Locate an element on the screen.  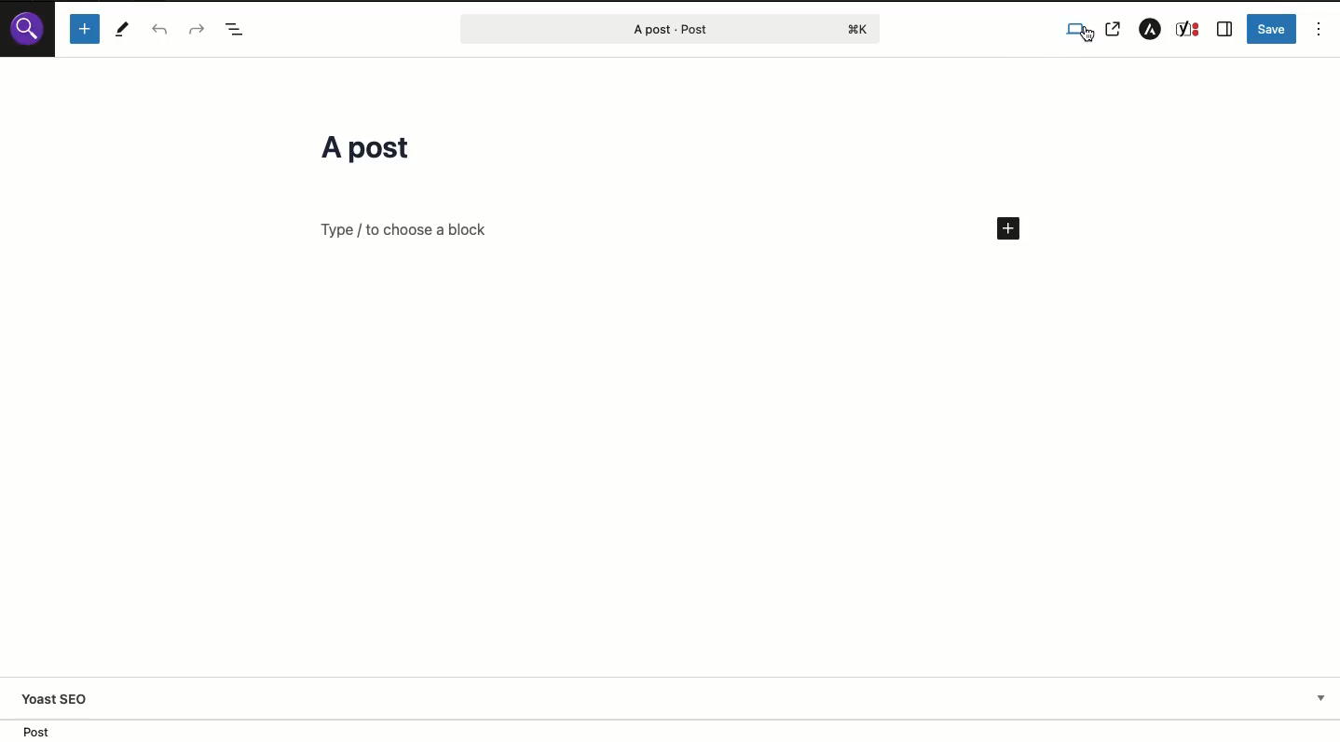
Post is located at coordinates (660, 29).